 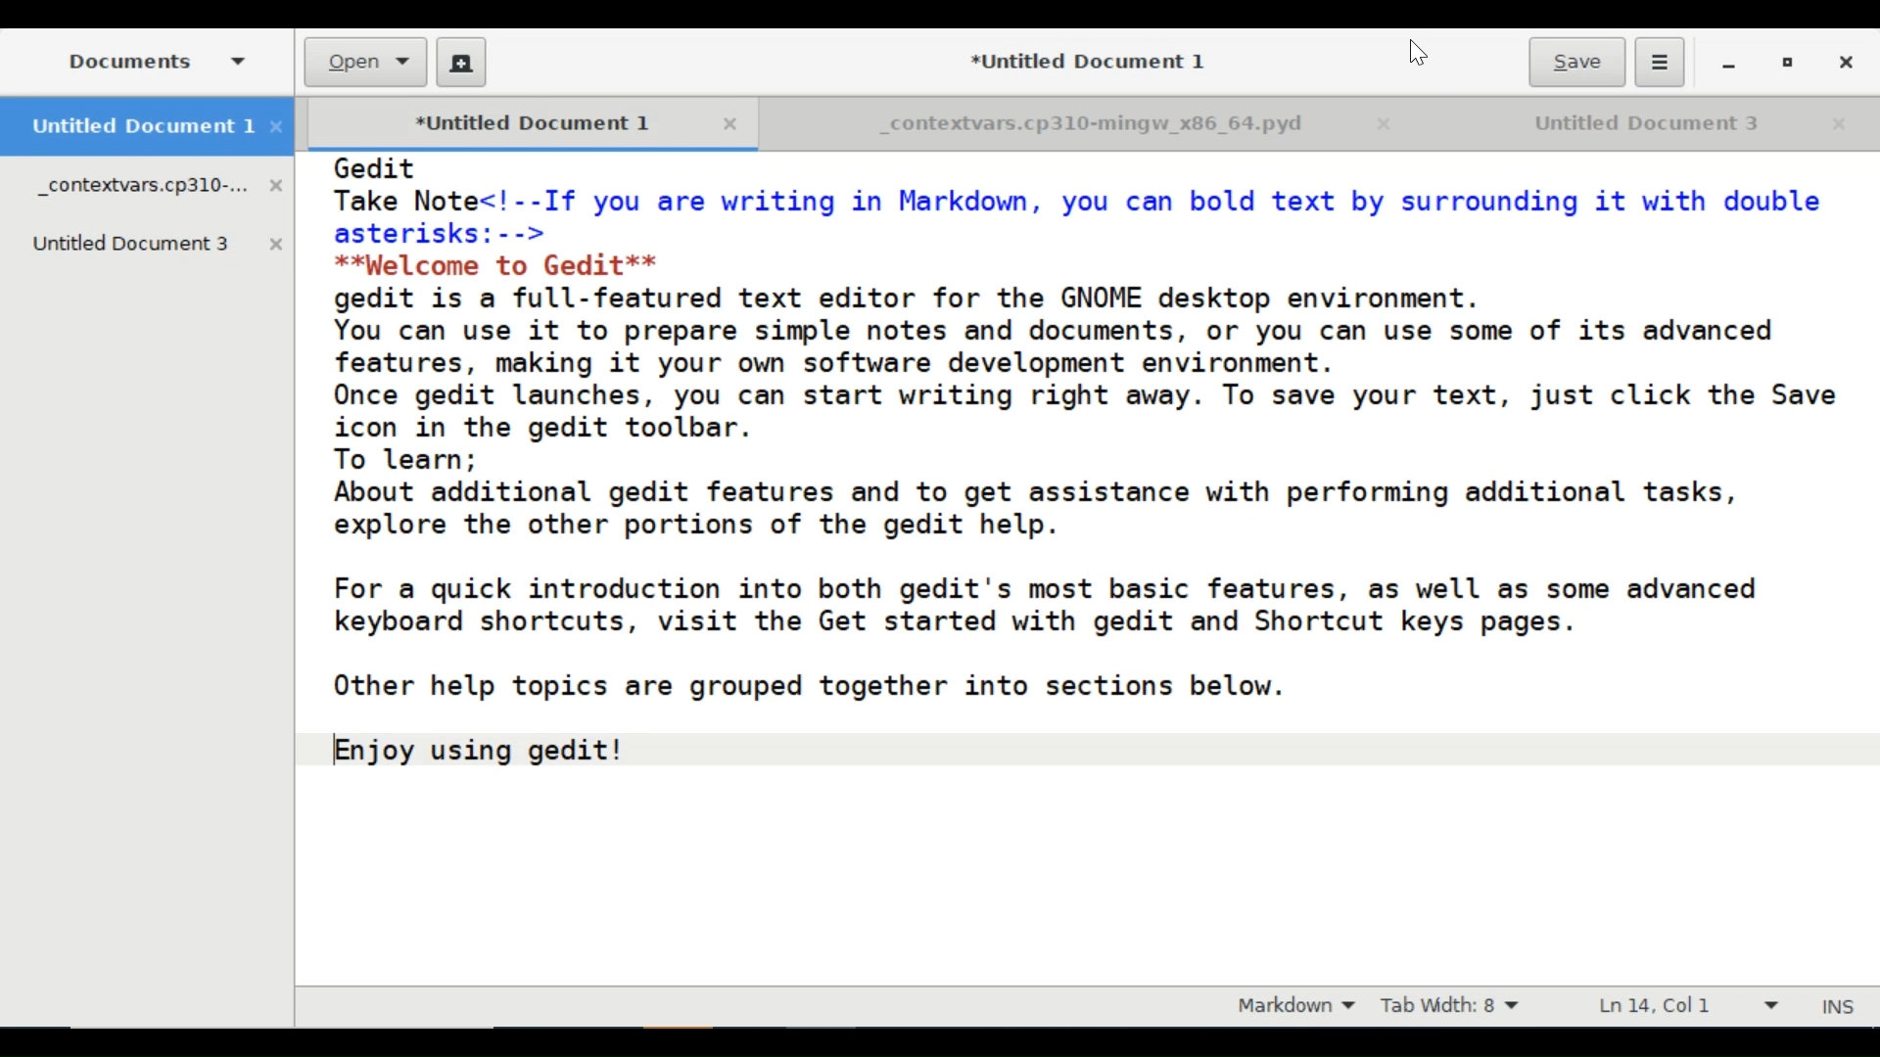 I want to click on minimize, so click(x=1728, y=65).